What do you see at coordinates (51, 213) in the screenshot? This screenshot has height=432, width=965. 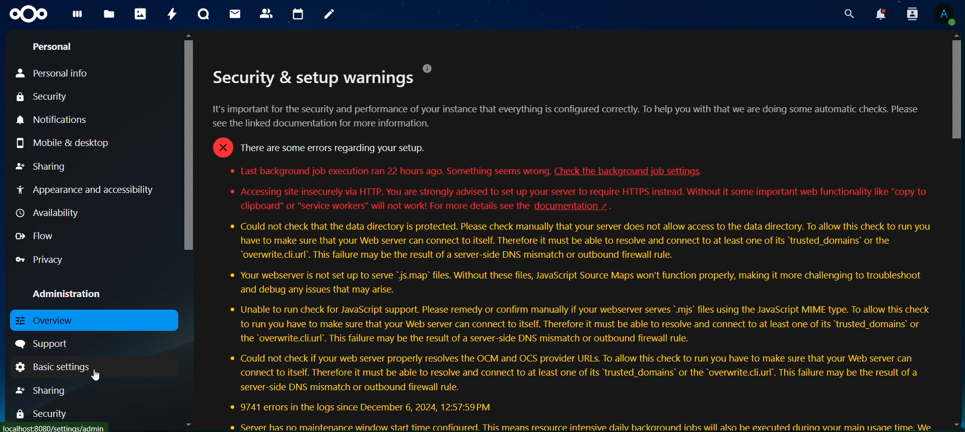 I see `availability` at bounding box center [51, 213].